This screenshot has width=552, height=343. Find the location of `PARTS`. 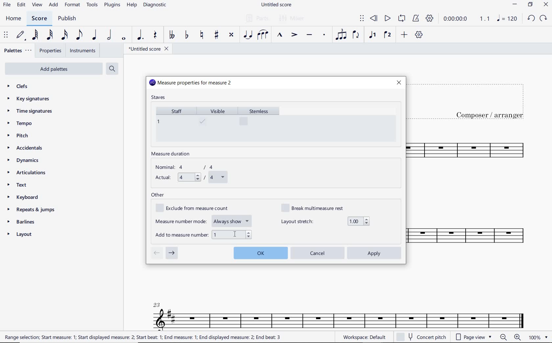

PARTS is located at coordinates (257, 18).